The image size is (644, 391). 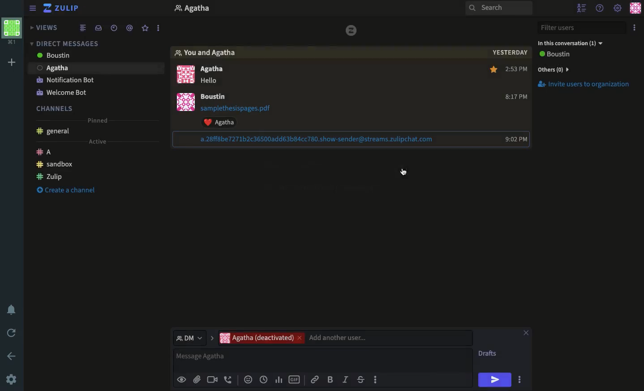 What do you see at coordinates (214, 81) in the screenshot?
I see `message` at bounding box center [214, 81].